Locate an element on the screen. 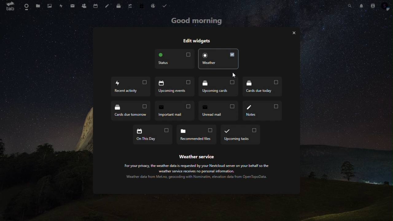 The width and height of the screenshot is (393, 221). cards due tomarrow is located at coordinates (133, 110).